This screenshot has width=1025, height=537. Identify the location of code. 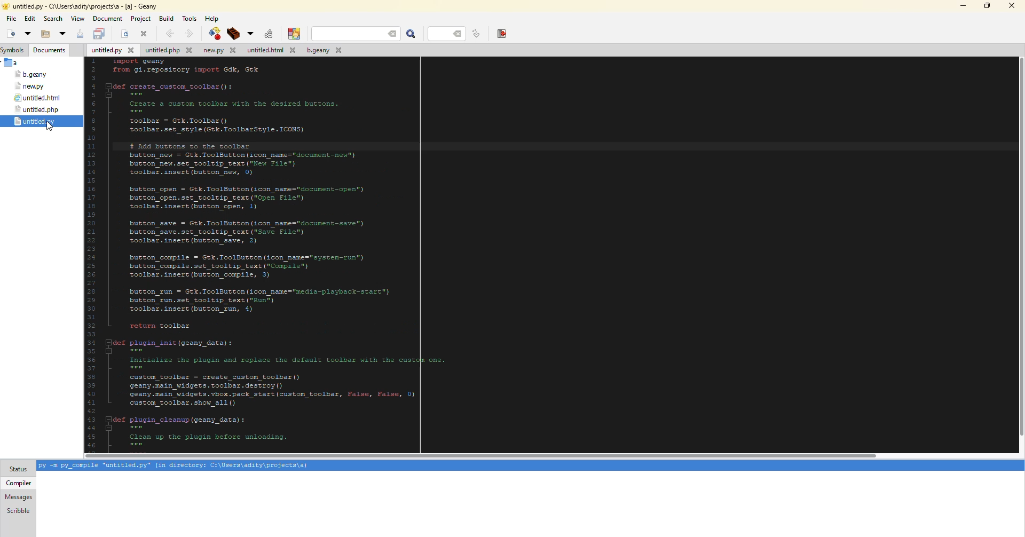
(275, 250).